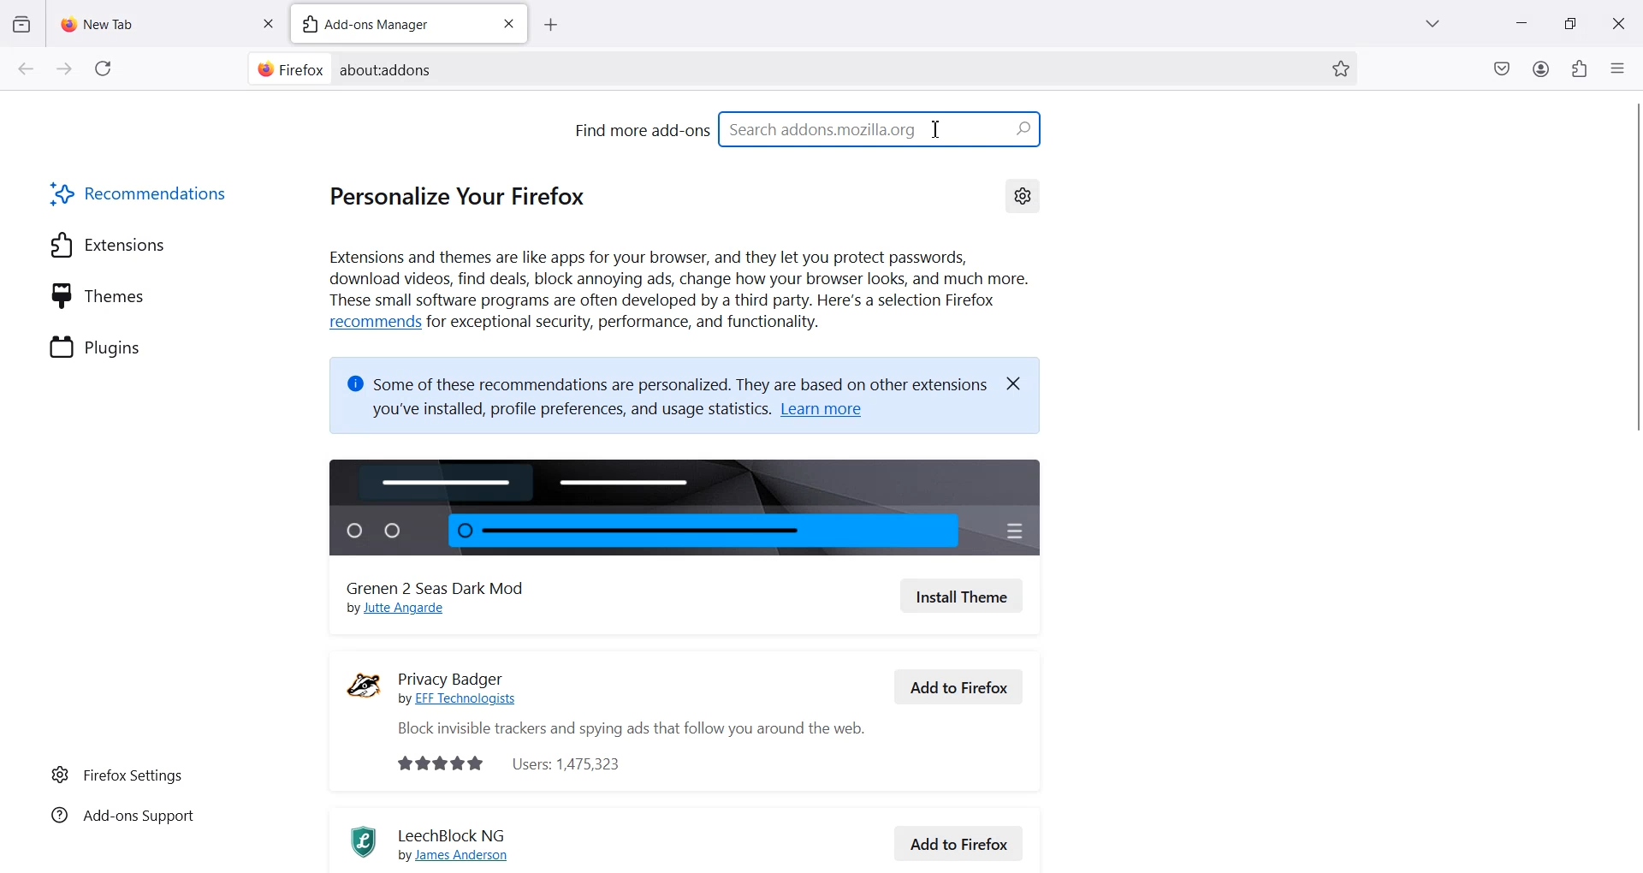 This screenshot has height=873, width=1643. What do you see at coordinates (1619, 64) in the screenshot?
I see `Open Application Menu` at bounding box center [1619, 64].